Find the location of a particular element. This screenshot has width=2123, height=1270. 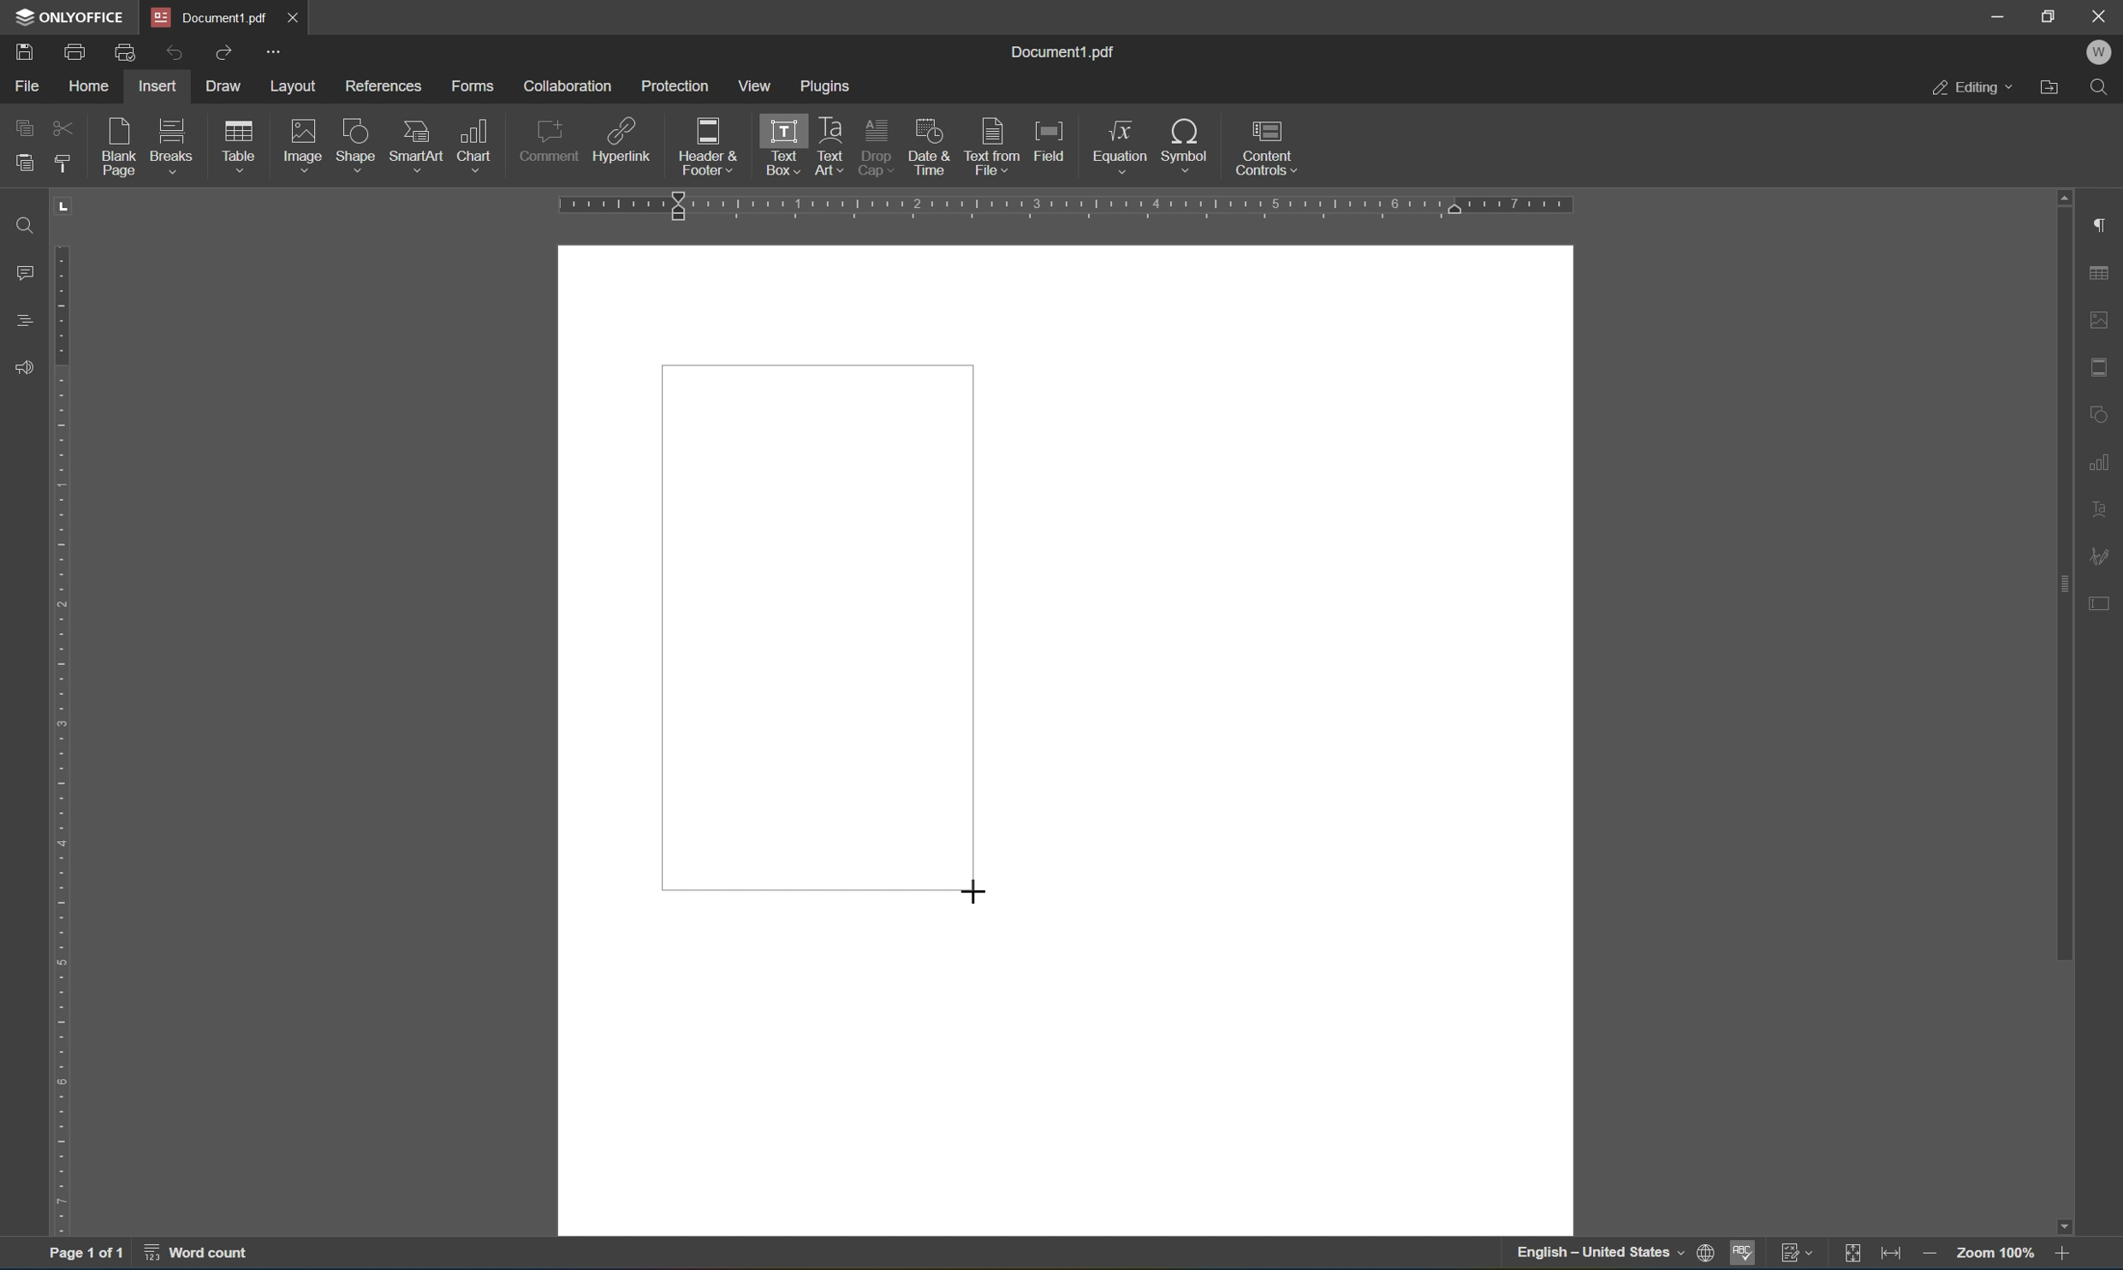

cut is located at coordinates (63, 128).